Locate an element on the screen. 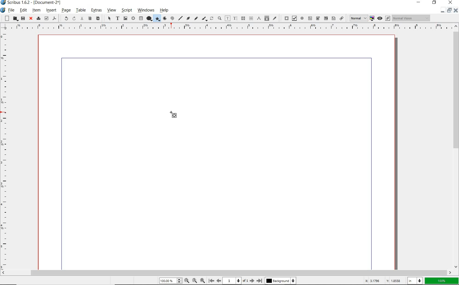  image frame is located at coordinates (125, 18).